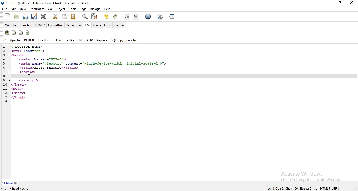  Describe the element at coordinates (4, 80) in the screenshot. I see `9` at that location.